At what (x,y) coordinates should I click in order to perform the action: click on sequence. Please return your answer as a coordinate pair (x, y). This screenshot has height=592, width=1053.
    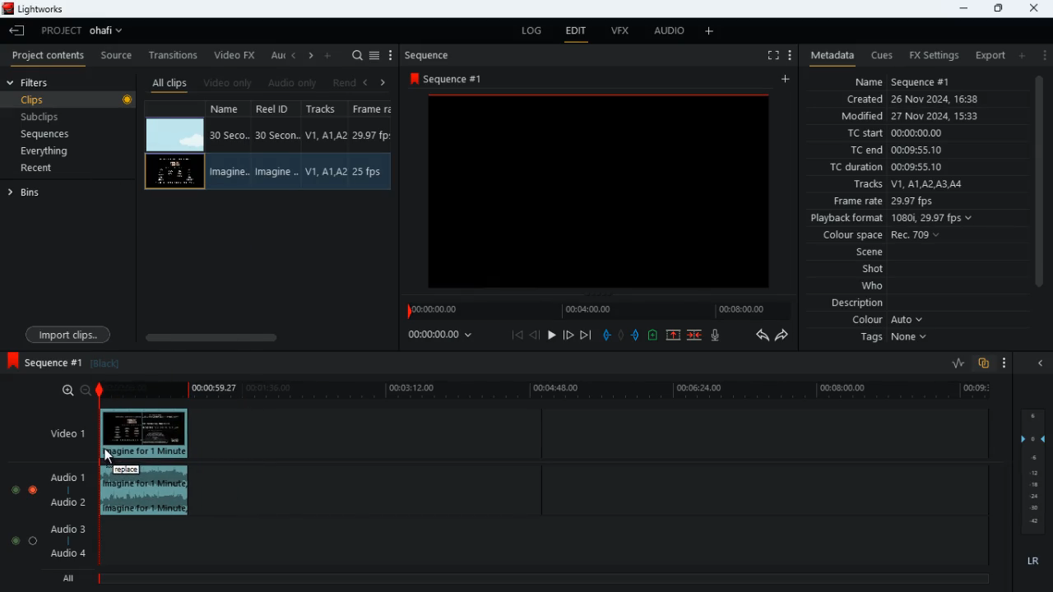
    Looking at the image, I should click on (434, 55).